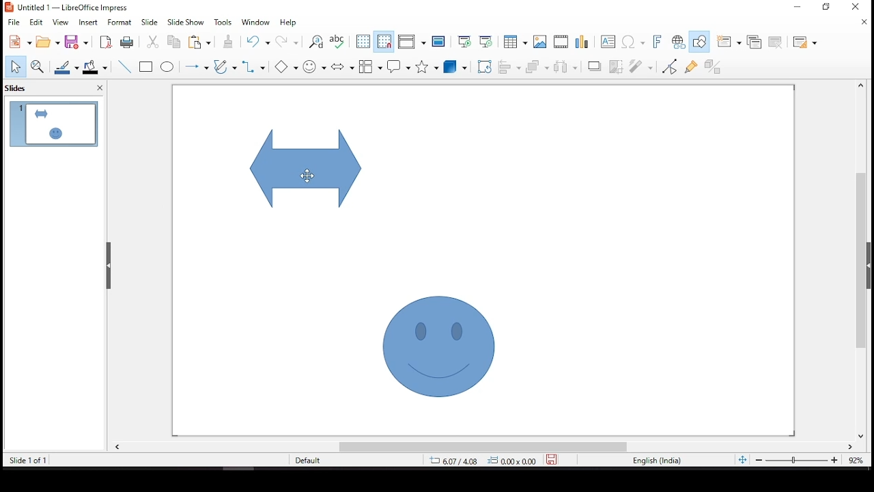 This screenshot has width=874, height=492. I want to click on paste, so click(203, 43).